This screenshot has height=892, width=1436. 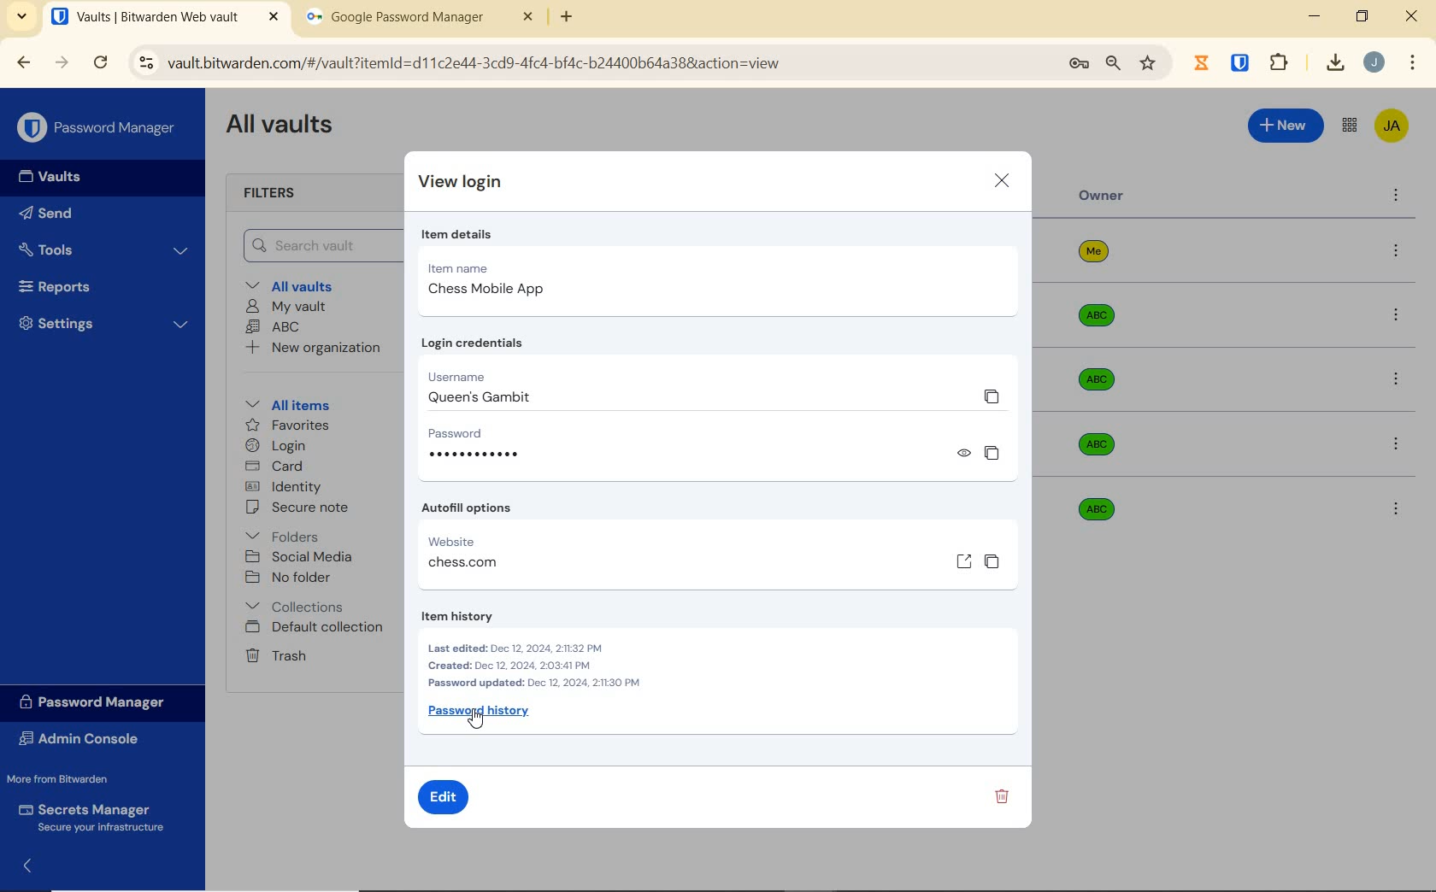 I want to click on edit, so click(x=445, y=796).